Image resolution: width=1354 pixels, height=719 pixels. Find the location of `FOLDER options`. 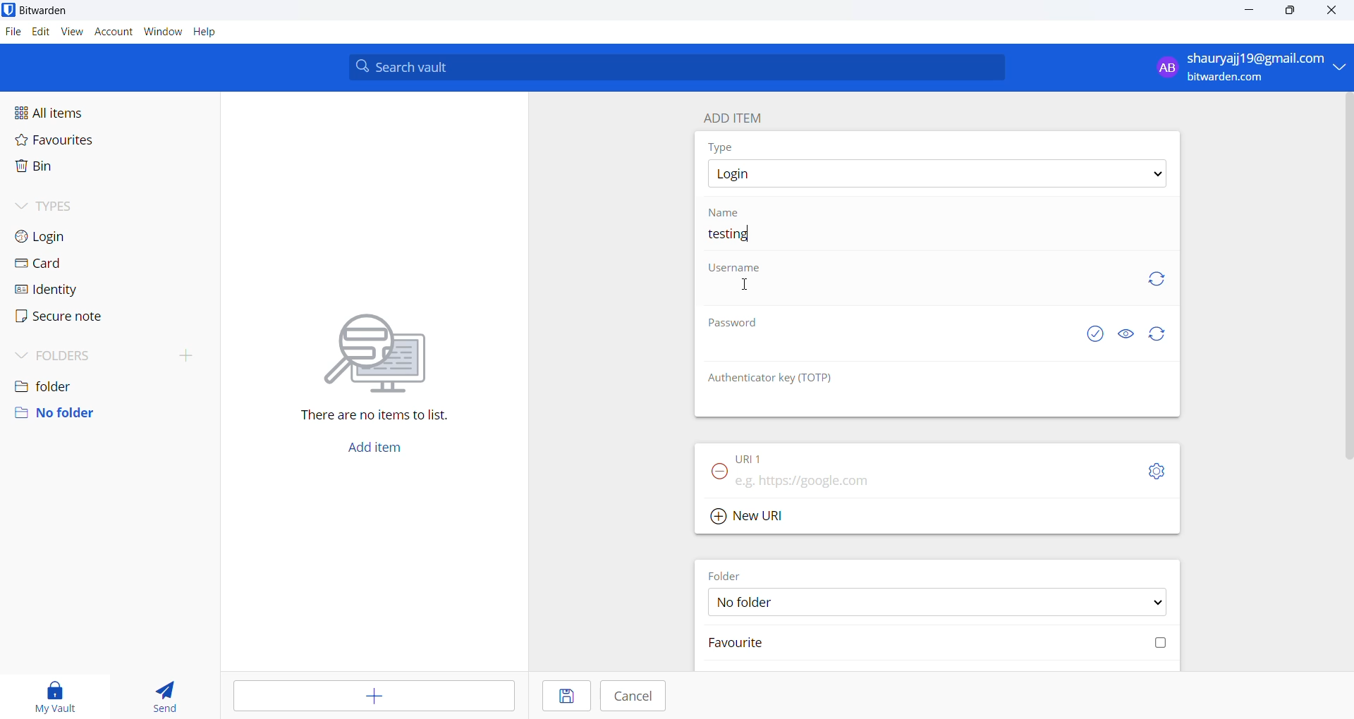

FOLDER options is located at coordinates (939, 603).